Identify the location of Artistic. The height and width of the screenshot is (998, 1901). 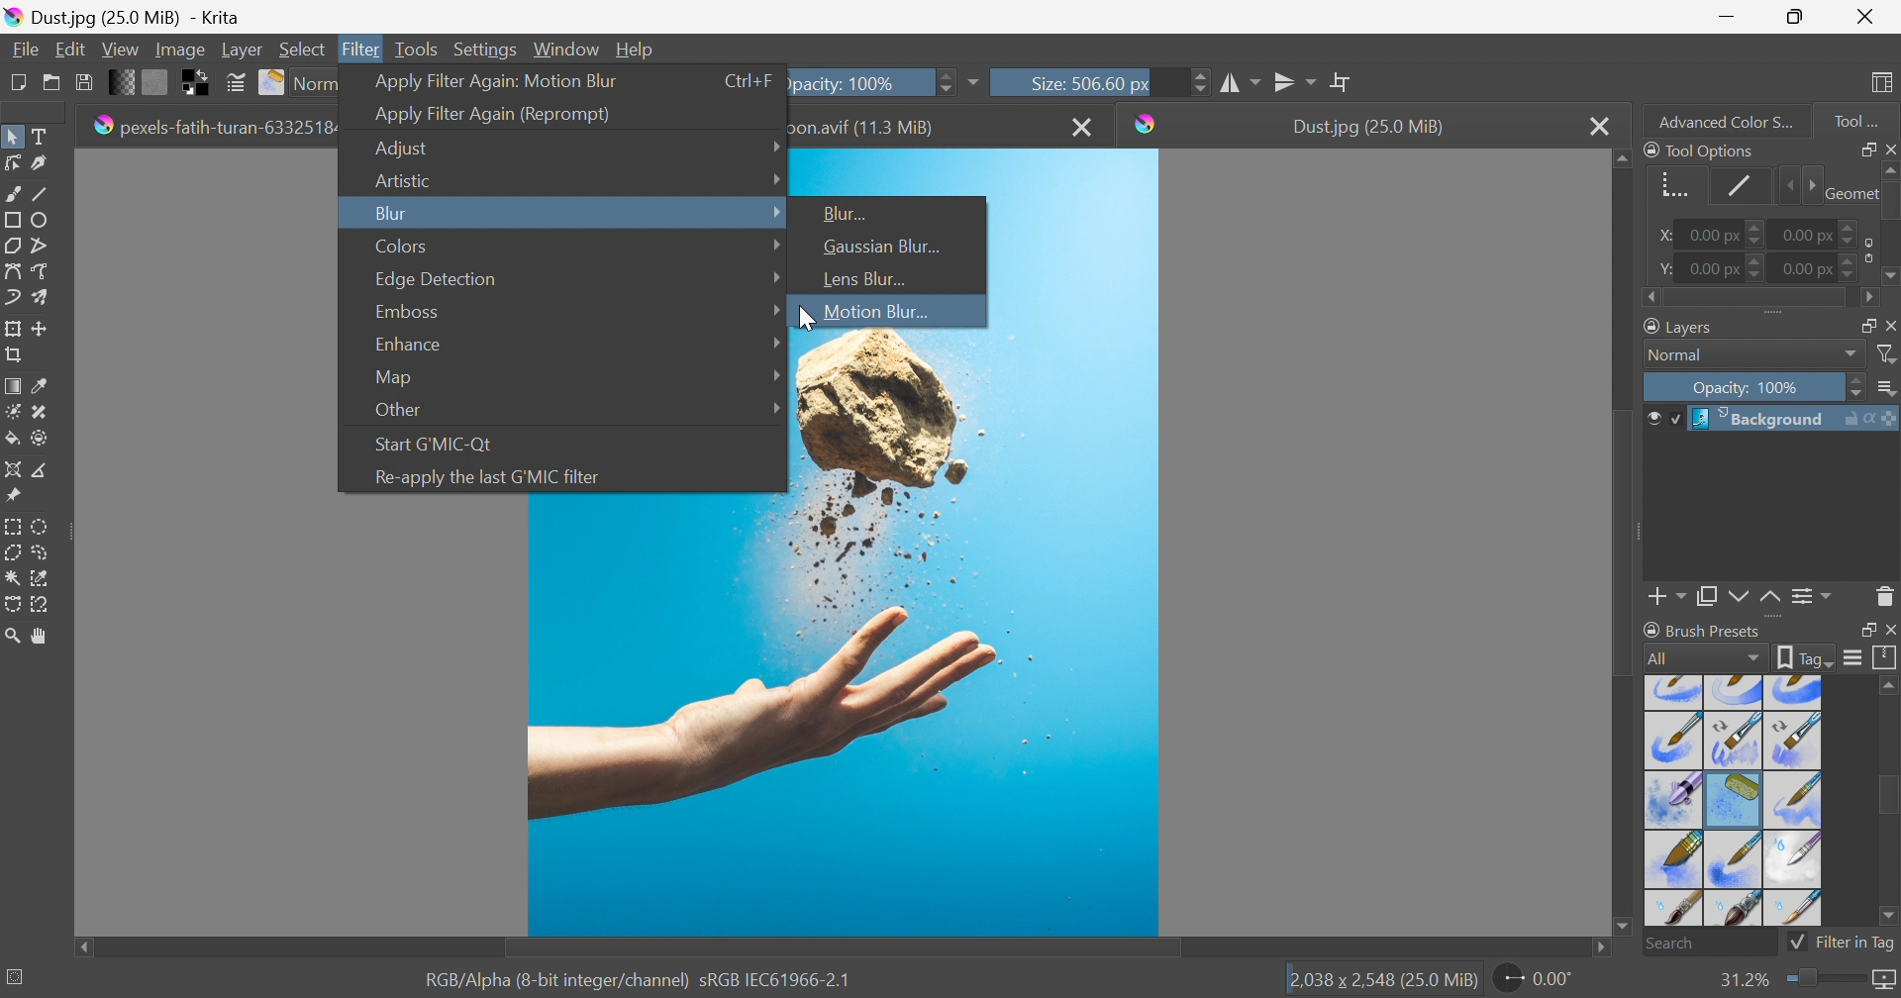
(401, 179).